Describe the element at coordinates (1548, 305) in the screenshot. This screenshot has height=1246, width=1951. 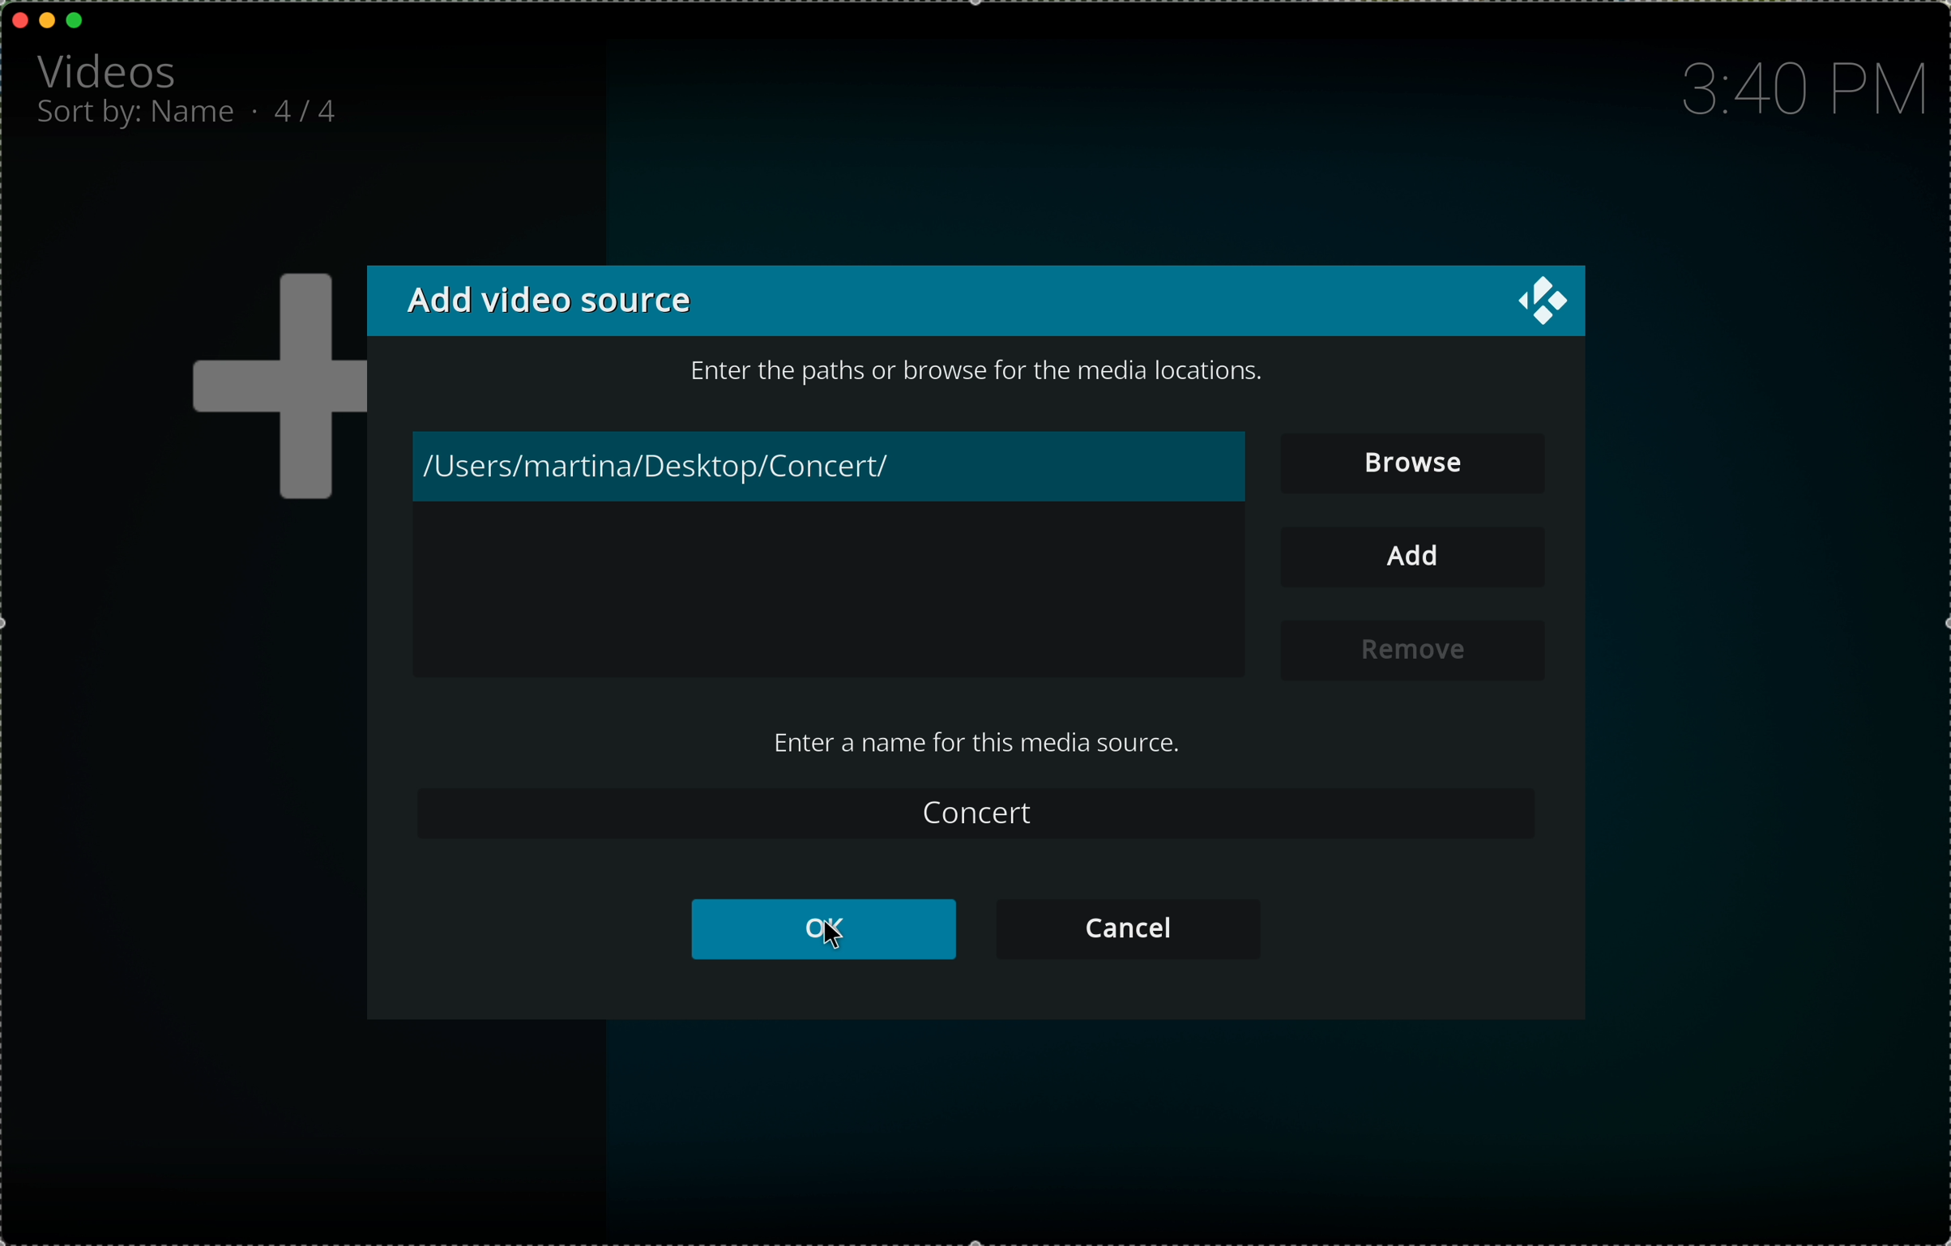
I see `close` at that location.